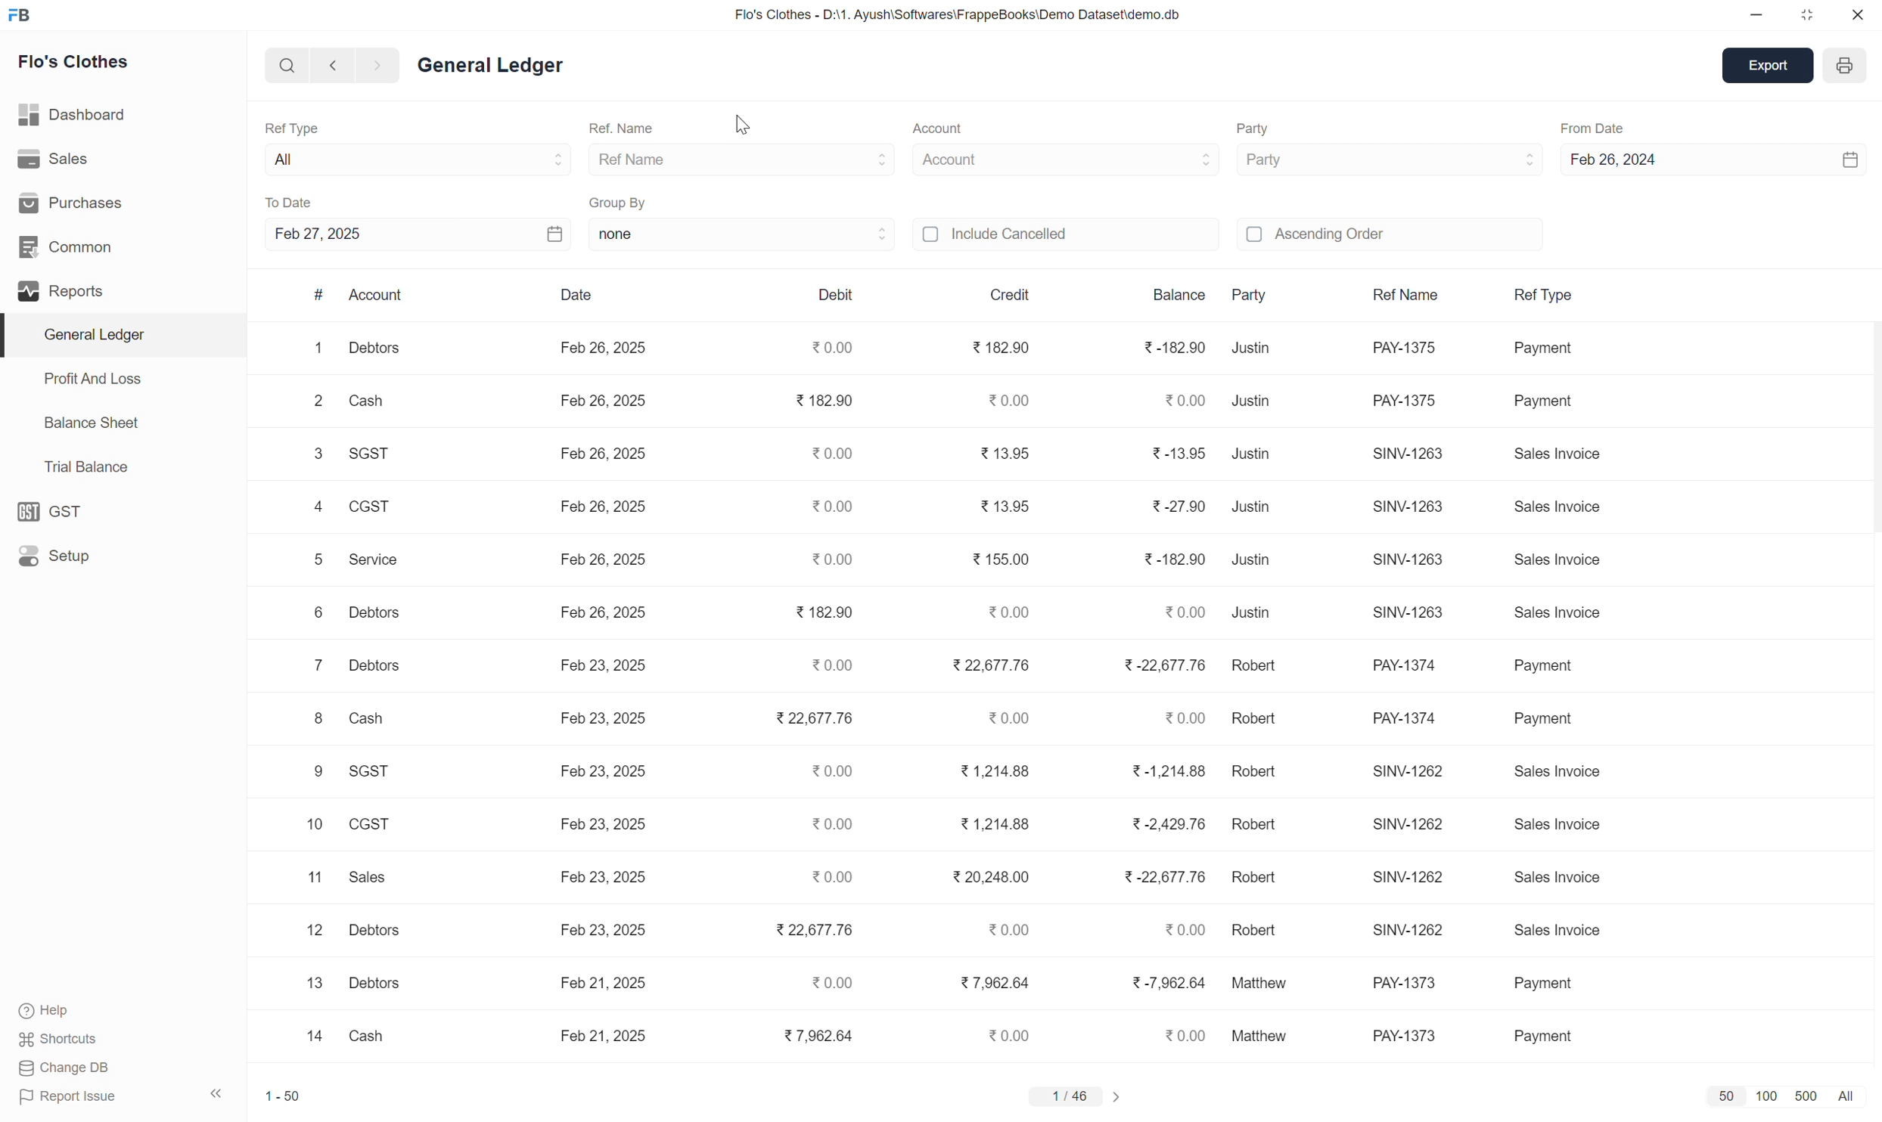  What do you see at coordinates (607, 615) in the screenshot?
I see `feb 26, 2025` at bounding box center [607, 615].